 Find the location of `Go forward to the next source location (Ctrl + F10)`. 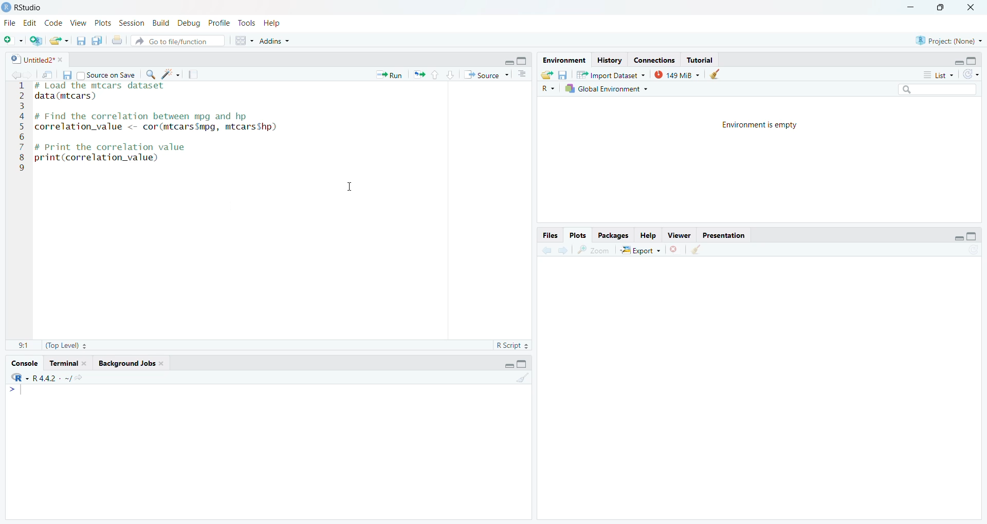

Go forward to the next source location (Ctrl + F10) is located at coordinates (29, 74).